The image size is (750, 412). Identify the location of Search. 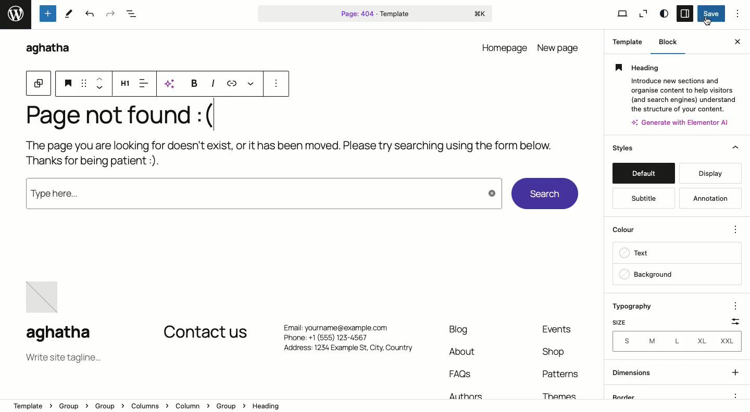
(544, 192).